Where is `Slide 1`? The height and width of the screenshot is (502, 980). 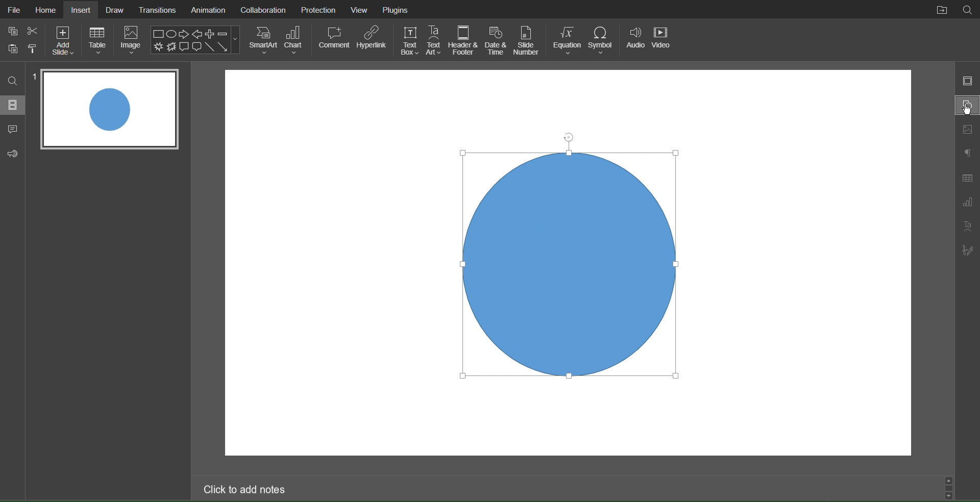
Slide 1 is located at coordinates (108, 110).